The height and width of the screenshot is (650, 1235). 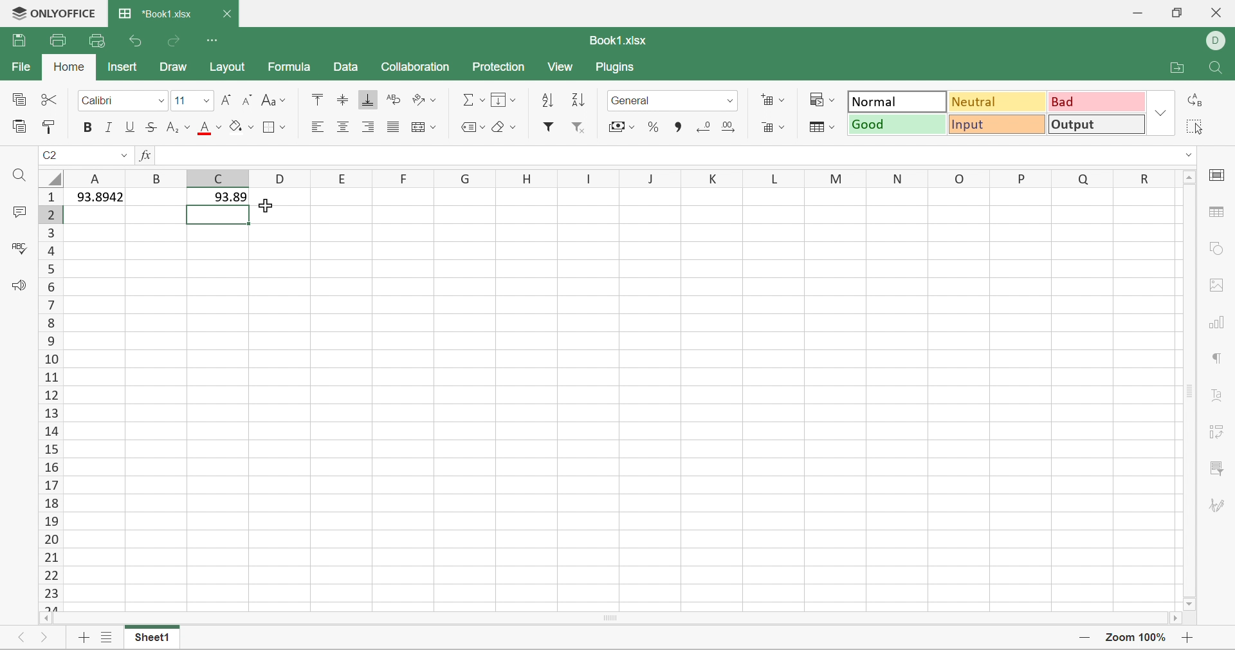 What do you see at coordinates (205, 154) in the screenshot?
I see `=ROUND(A1,2)` at bounding box center [205, 154].